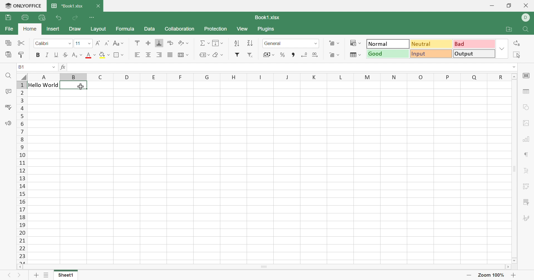 Image resolution: width=534 pixels, height=280 pixels. Describe the element at coordinates (96, 28) in the screenshot. I see `Layout` at that location.